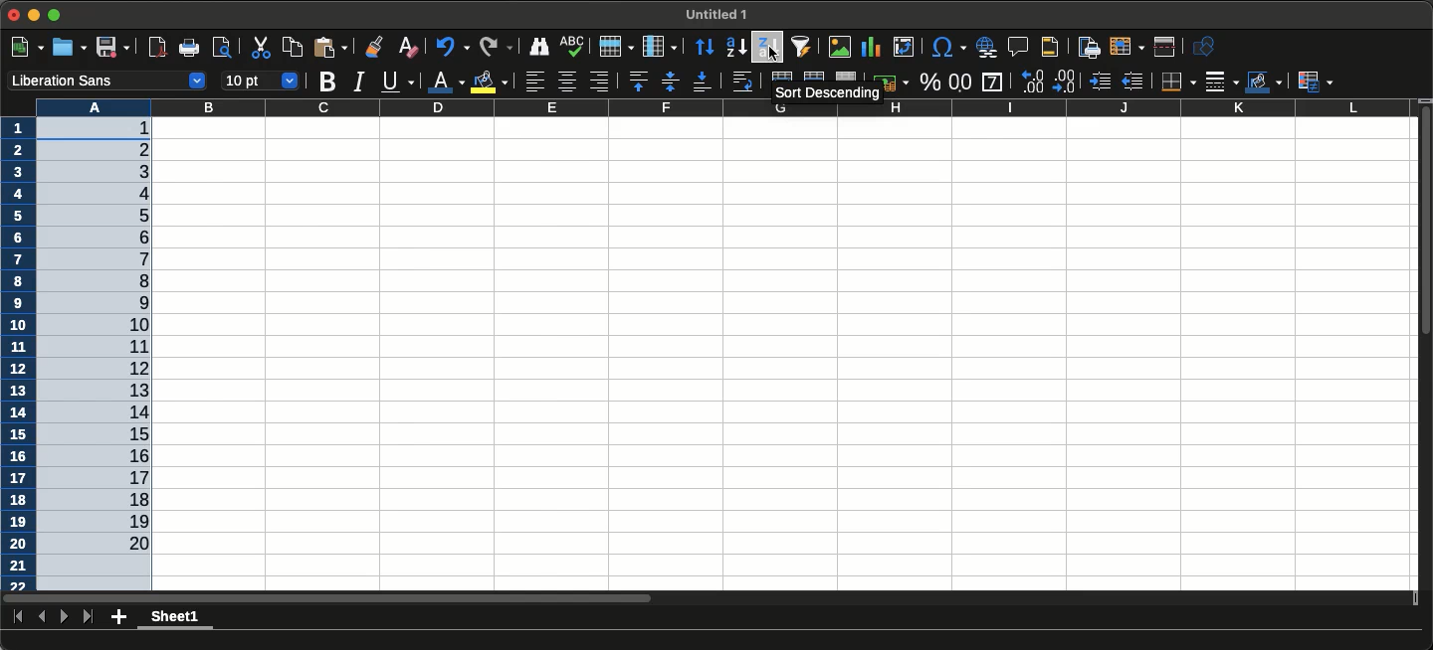 This screenshot has width=1433, height=650. I want to click on Align top, so click(636, 81).